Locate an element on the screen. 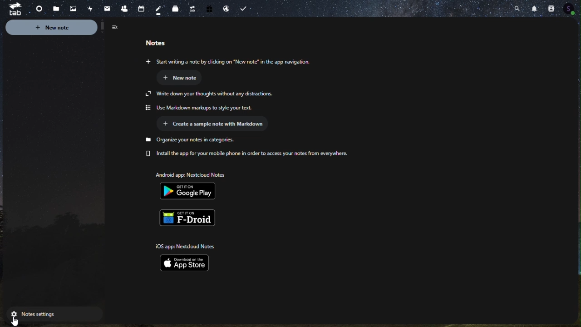 The width and height of the screenshot is (581, 327). Contacts is located at coordinates (123, 7).